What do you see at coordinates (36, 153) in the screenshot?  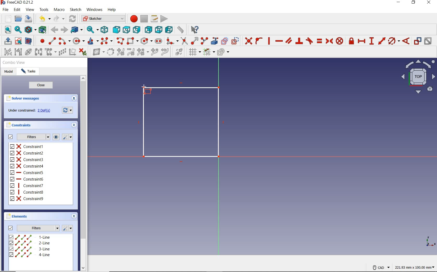 I see `constraint2` at bounding box center [36, 153].